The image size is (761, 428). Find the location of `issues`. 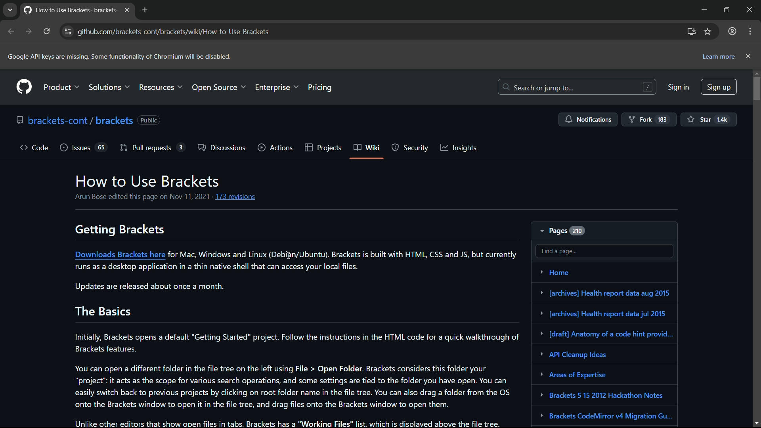

issues is located at coordinates (75, 147).